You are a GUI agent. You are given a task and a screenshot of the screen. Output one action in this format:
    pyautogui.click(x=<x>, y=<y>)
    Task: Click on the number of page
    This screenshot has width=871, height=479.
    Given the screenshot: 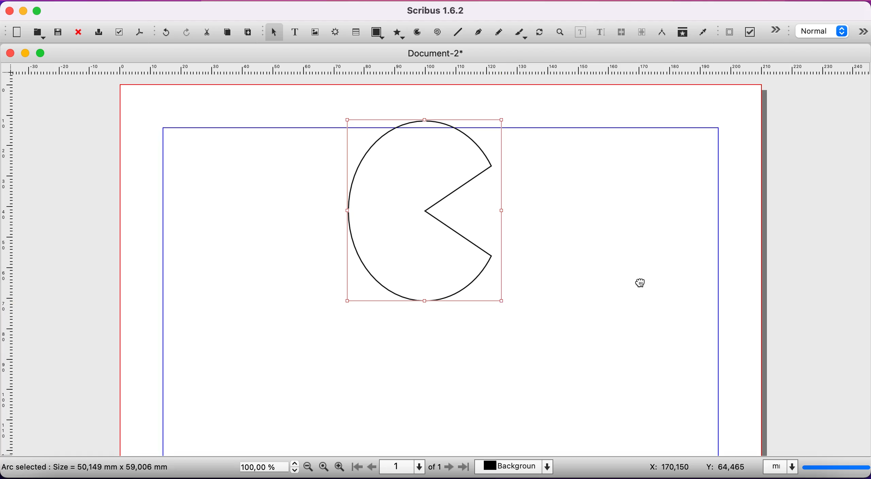 What is the action you would take?
    pyautogui.click(x=411, y=467)
    